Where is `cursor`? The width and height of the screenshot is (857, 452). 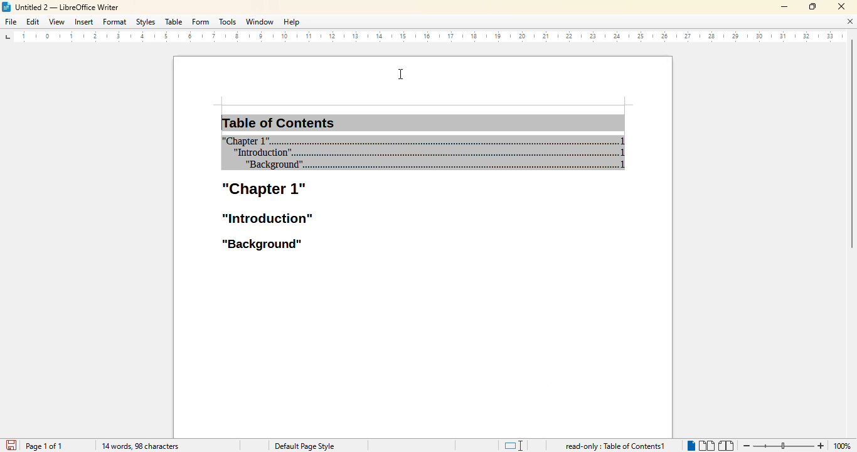
cursor is located at coordinates (401, 74).